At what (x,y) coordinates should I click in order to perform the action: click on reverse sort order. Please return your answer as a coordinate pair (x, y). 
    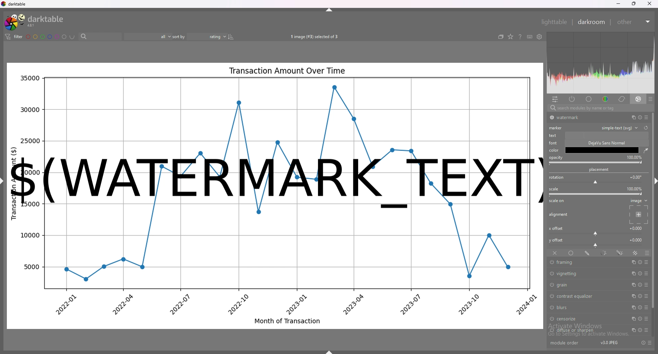
    Looking at the image, I should click on (231, 36).